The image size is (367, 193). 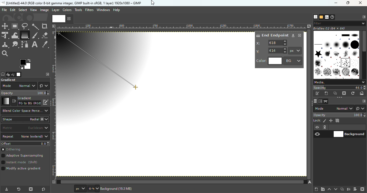 What do you see at coordinates (340, 115) in the screenshot?
I see `Opacity` at bounding box center [340, 115].